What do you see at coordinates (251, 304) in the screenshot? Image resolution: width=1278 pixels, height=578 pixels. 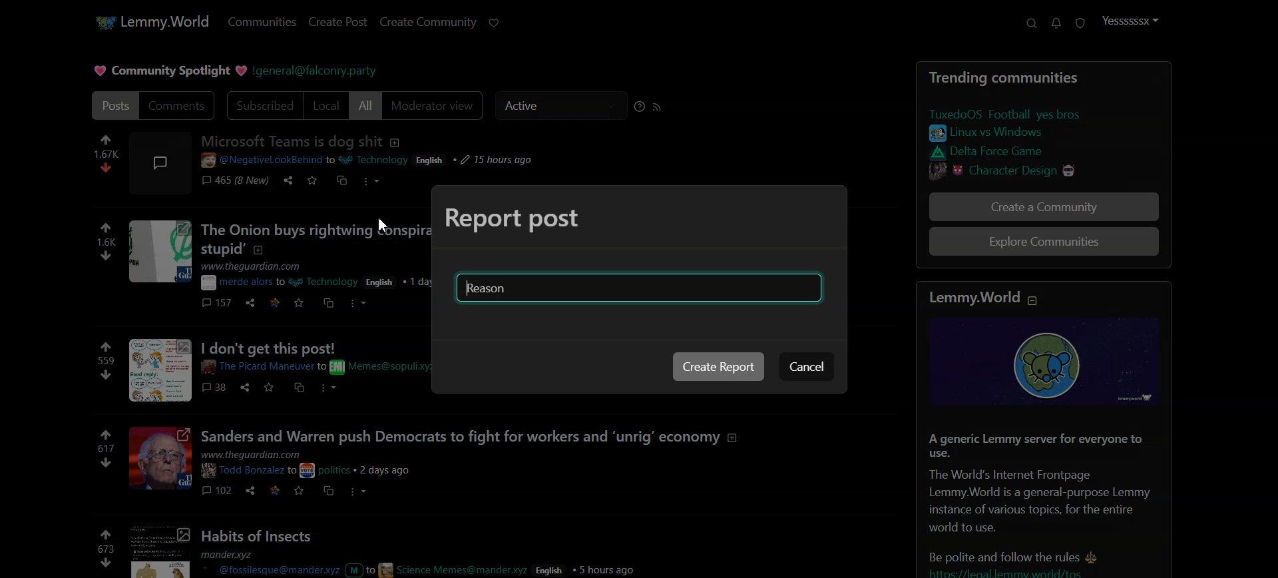 I see `share` at bounding box center [251, 304].